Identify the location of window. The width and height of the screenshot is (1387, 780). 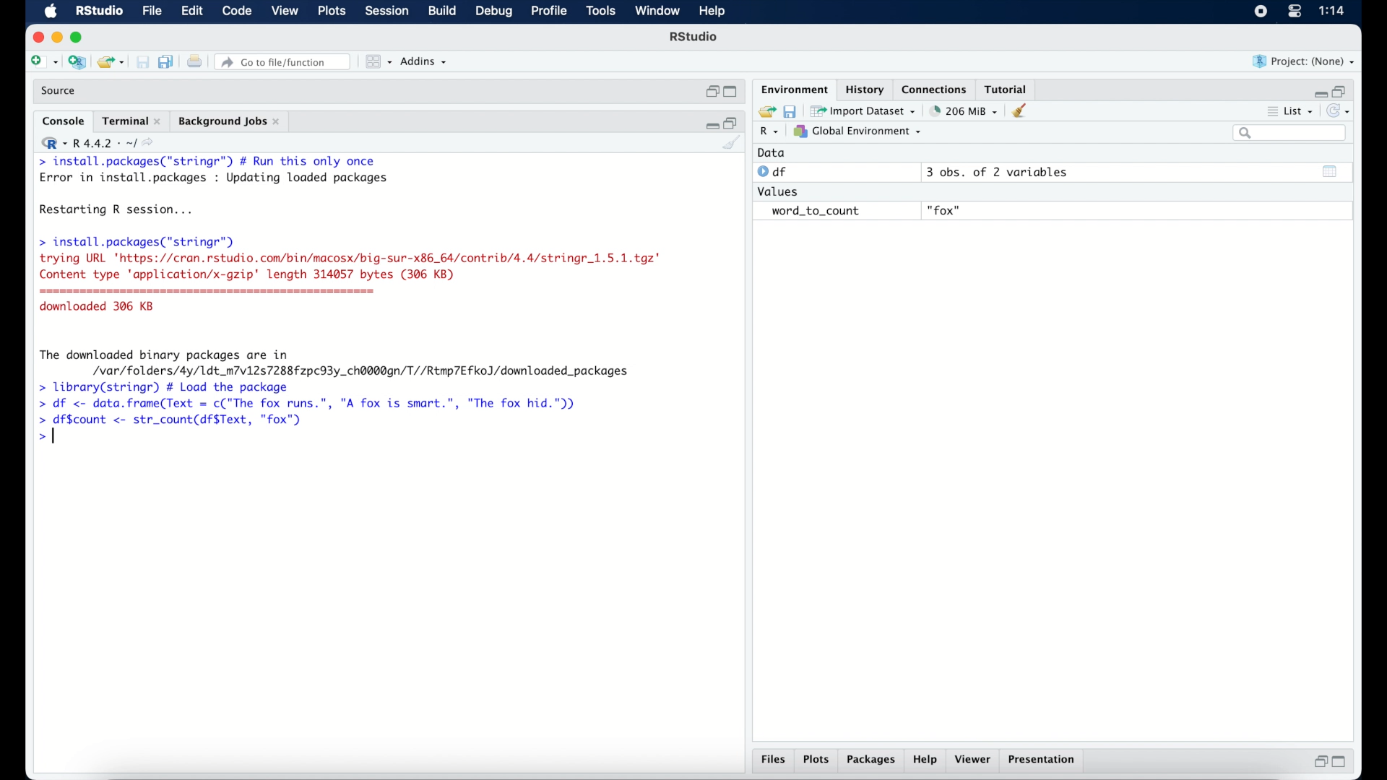
(657, 12).